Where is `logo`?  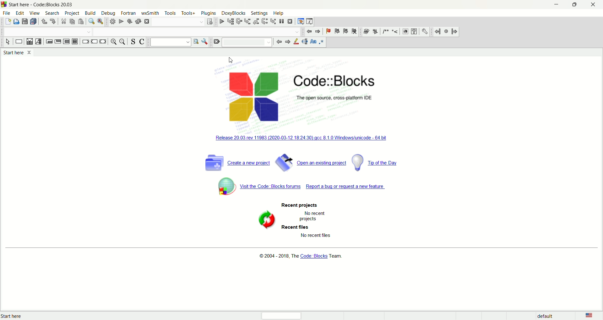
logo is located at coordinates (4, 5).